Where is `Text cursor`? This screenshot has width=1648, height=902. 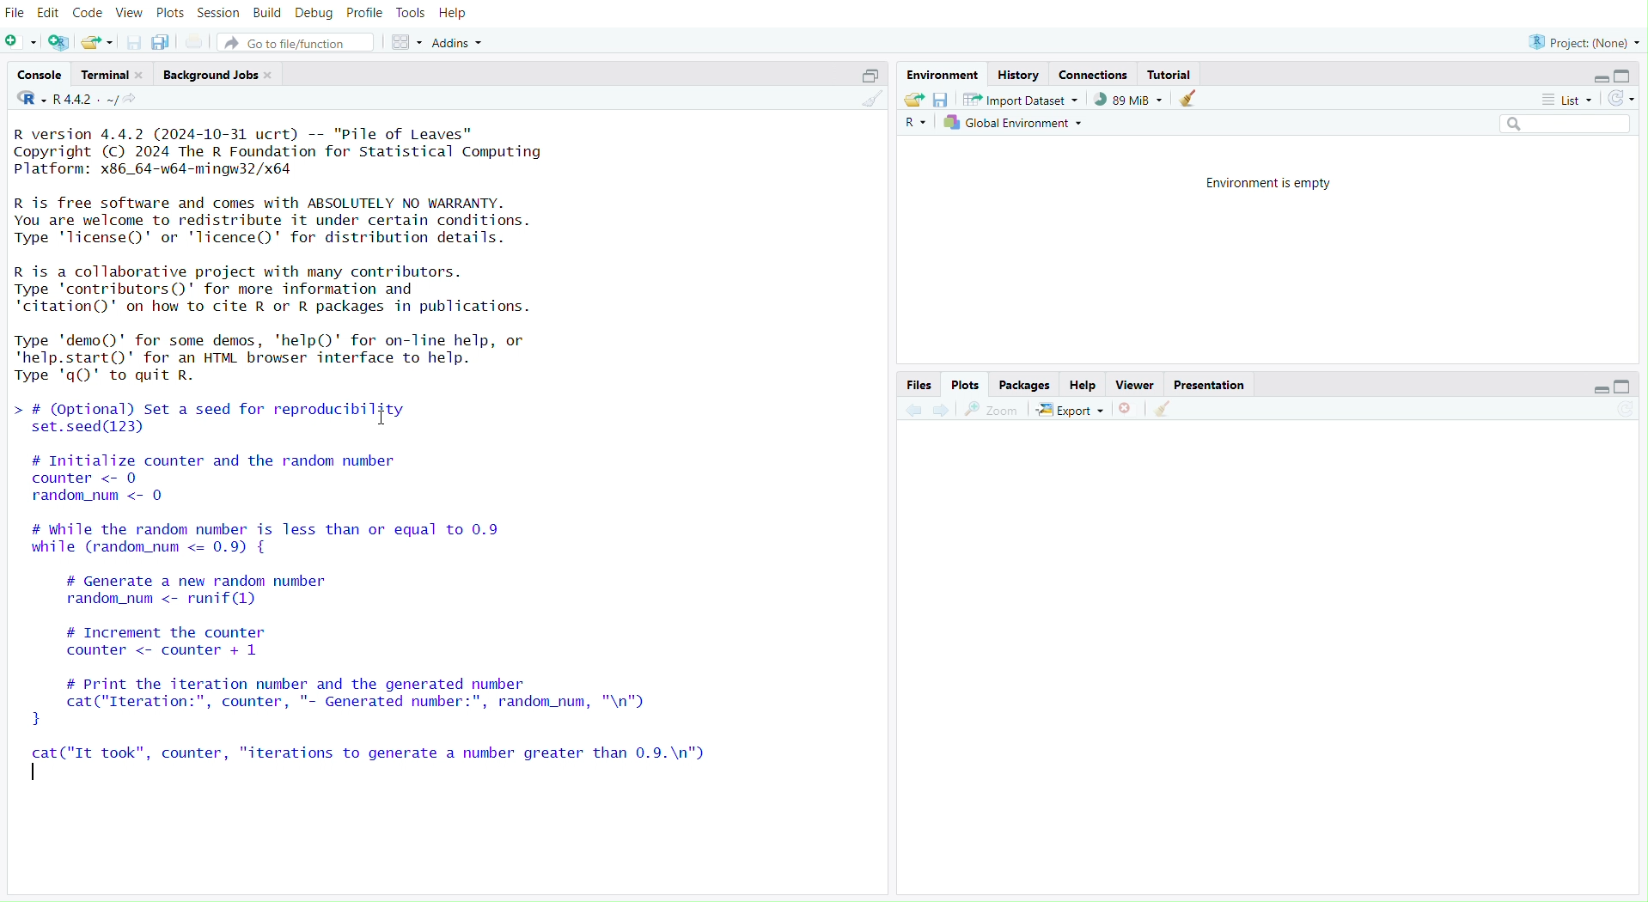
Text cursor is located at coordinates (371, 416).